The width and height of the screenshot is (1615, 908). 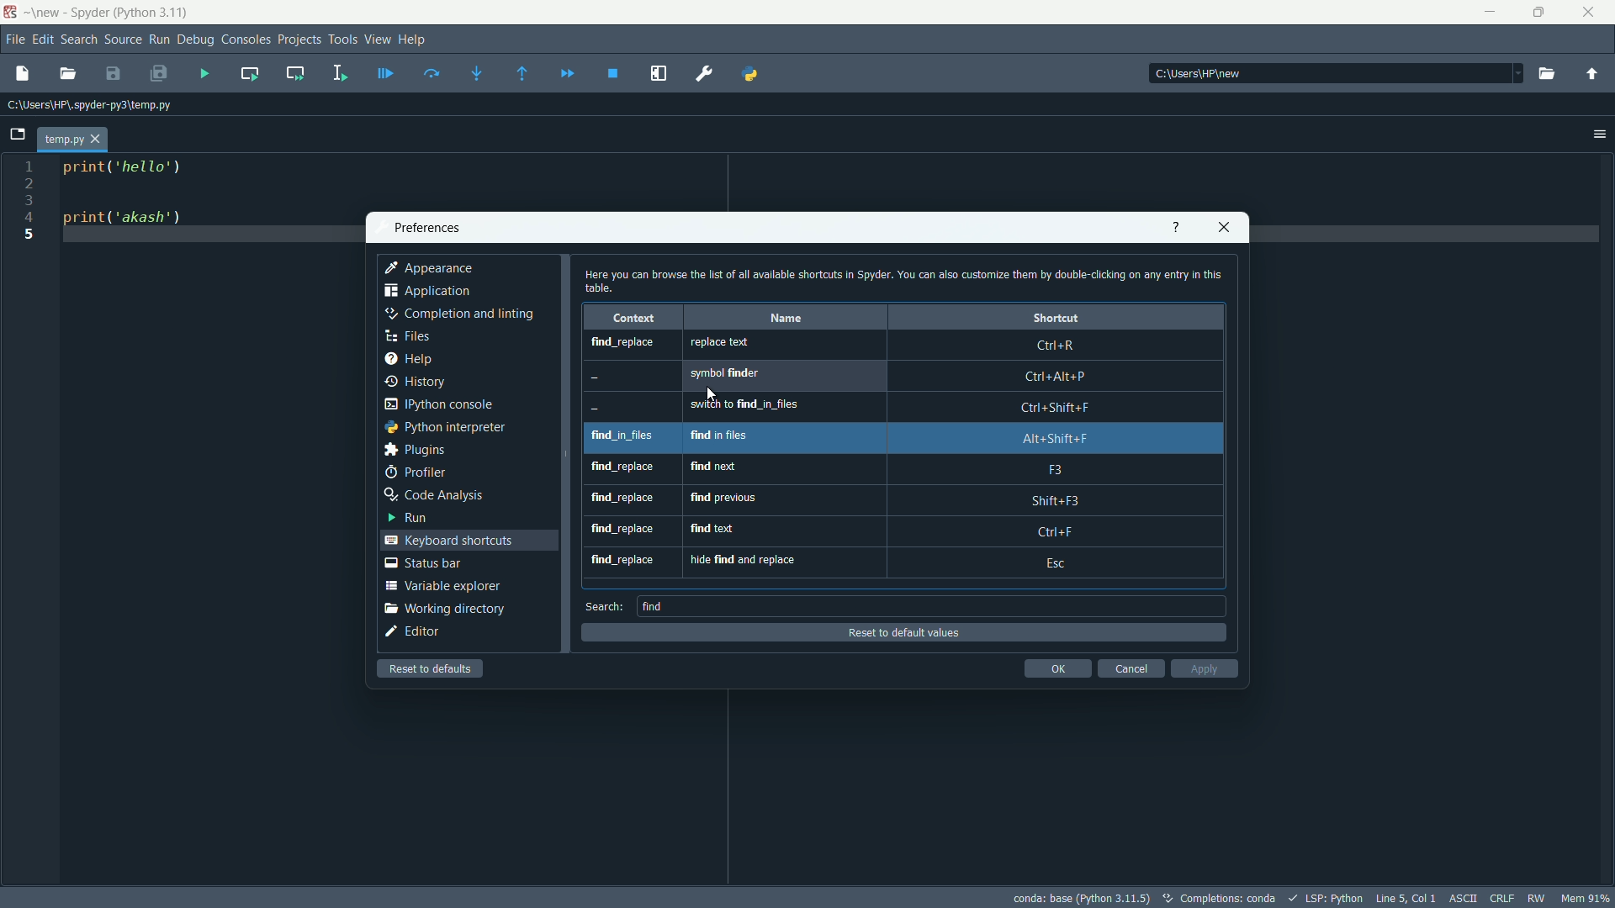 What do you see at coordinates (479, 75) in the screenshot?
I see `step into function` at bounding box center [479, 75].